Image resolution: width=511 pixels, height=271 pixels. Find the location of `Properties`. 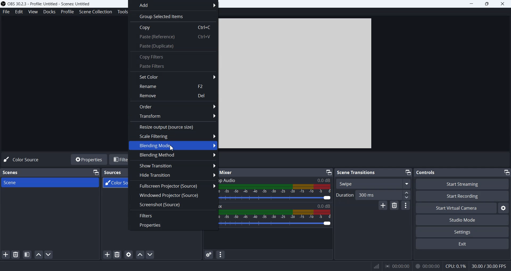

Properties is located at coordinates (89, 160).